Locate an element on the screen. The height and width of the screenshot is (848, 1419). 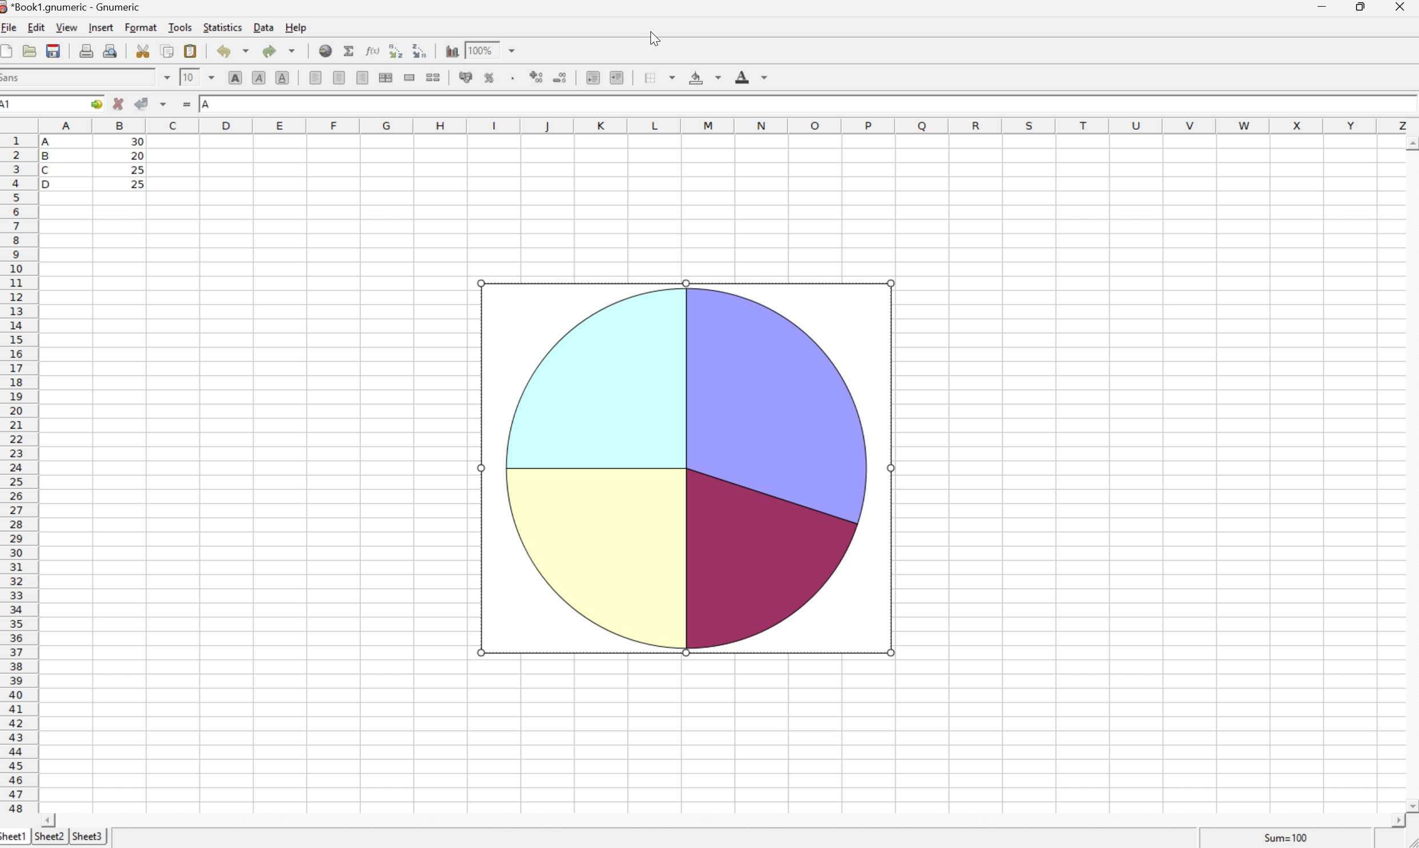
Paste the clipboard is located at coordinates (190, 51).